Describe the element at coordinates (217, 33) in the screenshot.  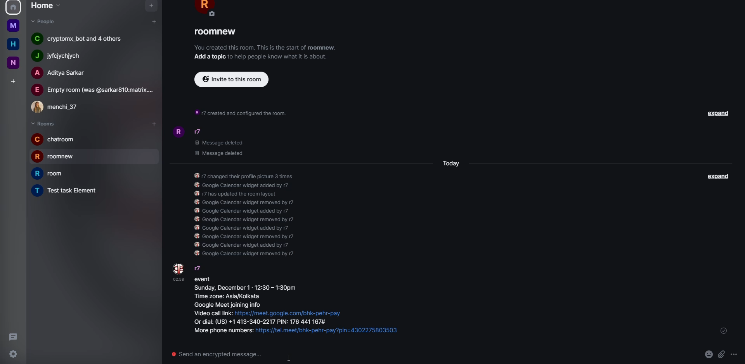
I see `room` at that location.